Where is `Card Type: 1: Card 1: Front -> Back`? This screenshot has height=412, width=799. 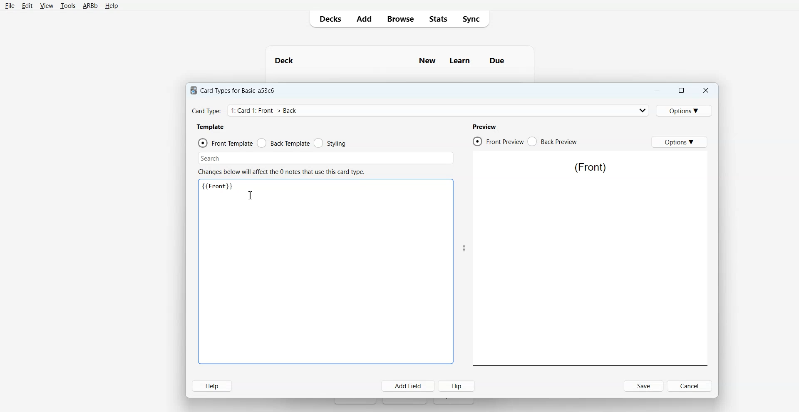
Card Type: 1: Card 1: Front -> Back is located at coordinates (267, 110).